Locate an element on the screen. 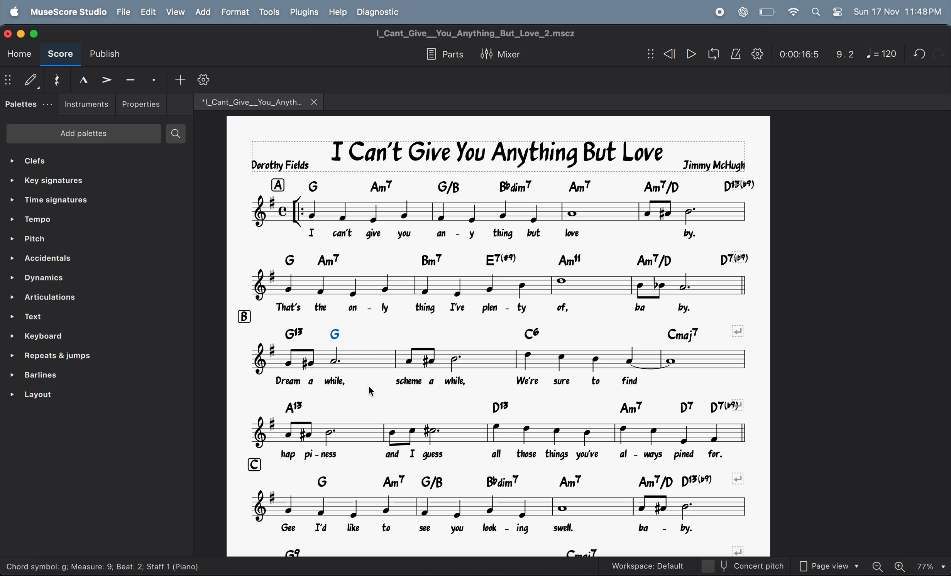 The width and height of the screenshot is (951, 576). concert pitch is located at coordinates (741, 566).